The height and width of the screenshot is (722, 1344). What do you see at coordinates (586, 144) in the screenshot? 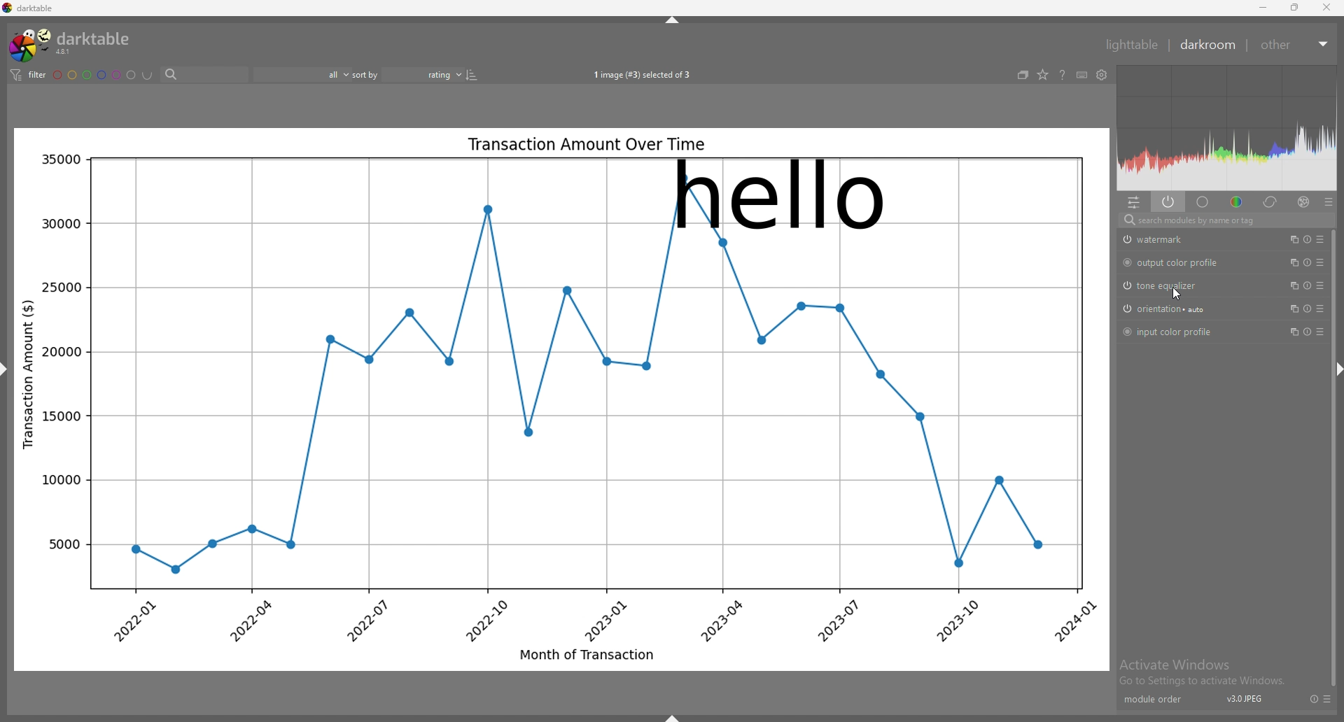
I see `Transaction Amount Over Time` at bounding box center [586, 144].